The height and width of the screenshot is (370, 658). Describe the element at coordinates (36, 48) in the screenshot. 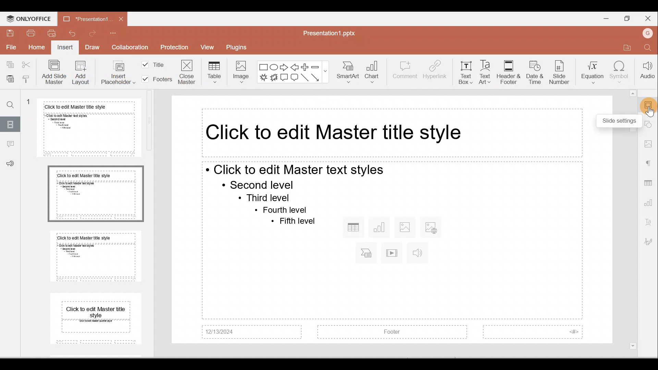

I see `Home` at that location.